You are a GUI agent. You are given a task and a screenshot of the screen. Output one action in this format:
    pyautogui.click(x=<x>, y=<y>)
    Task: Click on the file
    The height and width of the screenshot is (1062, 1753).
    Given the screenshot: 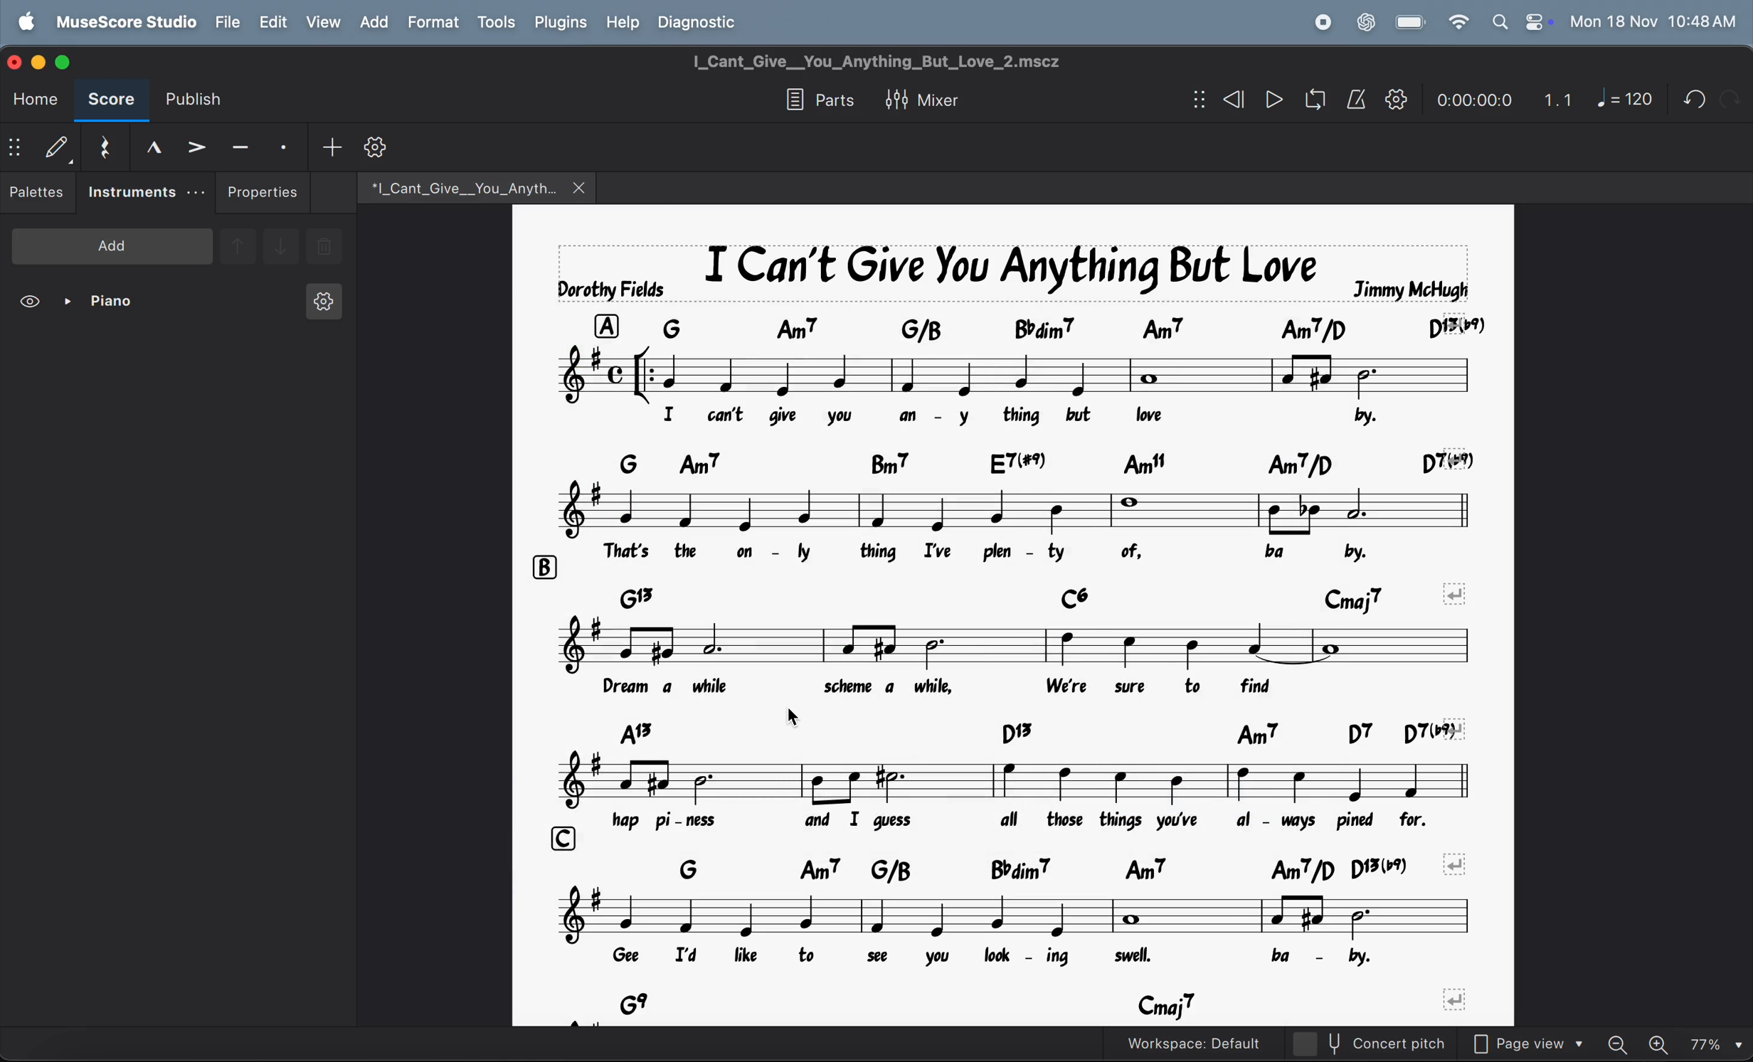 What is the action you would take?
    pyautogui.click(x=228, y=21)
    